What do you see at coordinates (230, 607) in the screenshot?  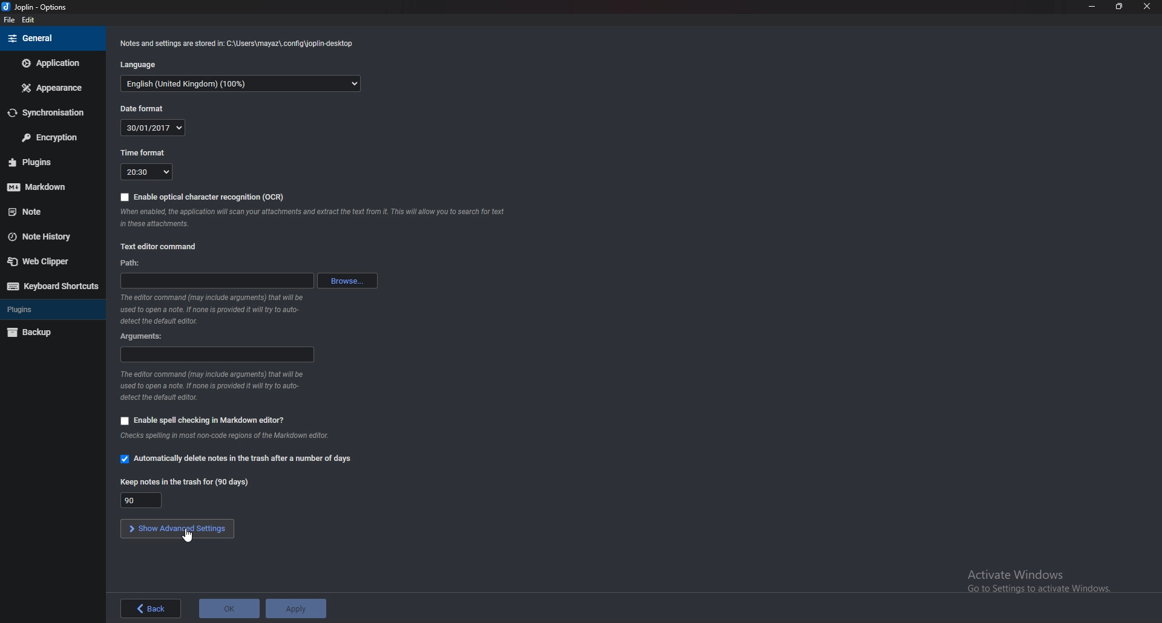 I see `ok` at bounding box center [230, 607].